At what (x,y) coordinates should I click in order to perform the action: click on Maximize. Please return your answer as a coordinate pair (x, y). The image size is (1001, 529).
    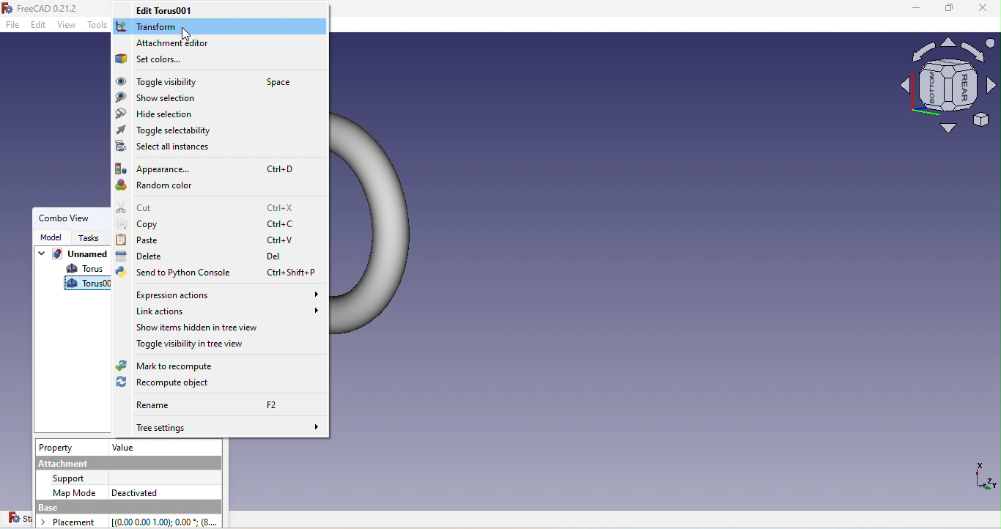
    Looking at the image, I should click on (948, 11).